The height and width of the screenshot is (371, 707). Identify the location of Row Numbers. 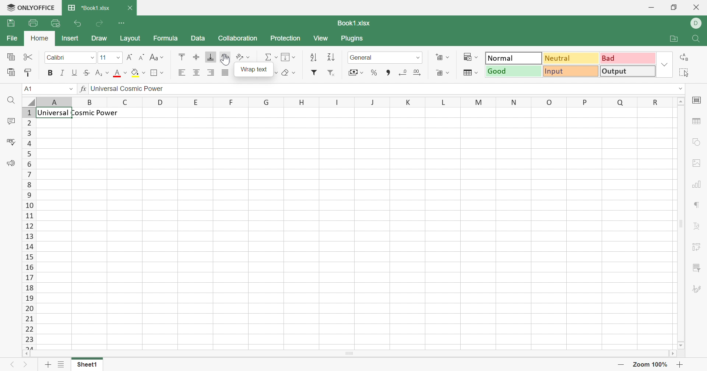
(28, 227).